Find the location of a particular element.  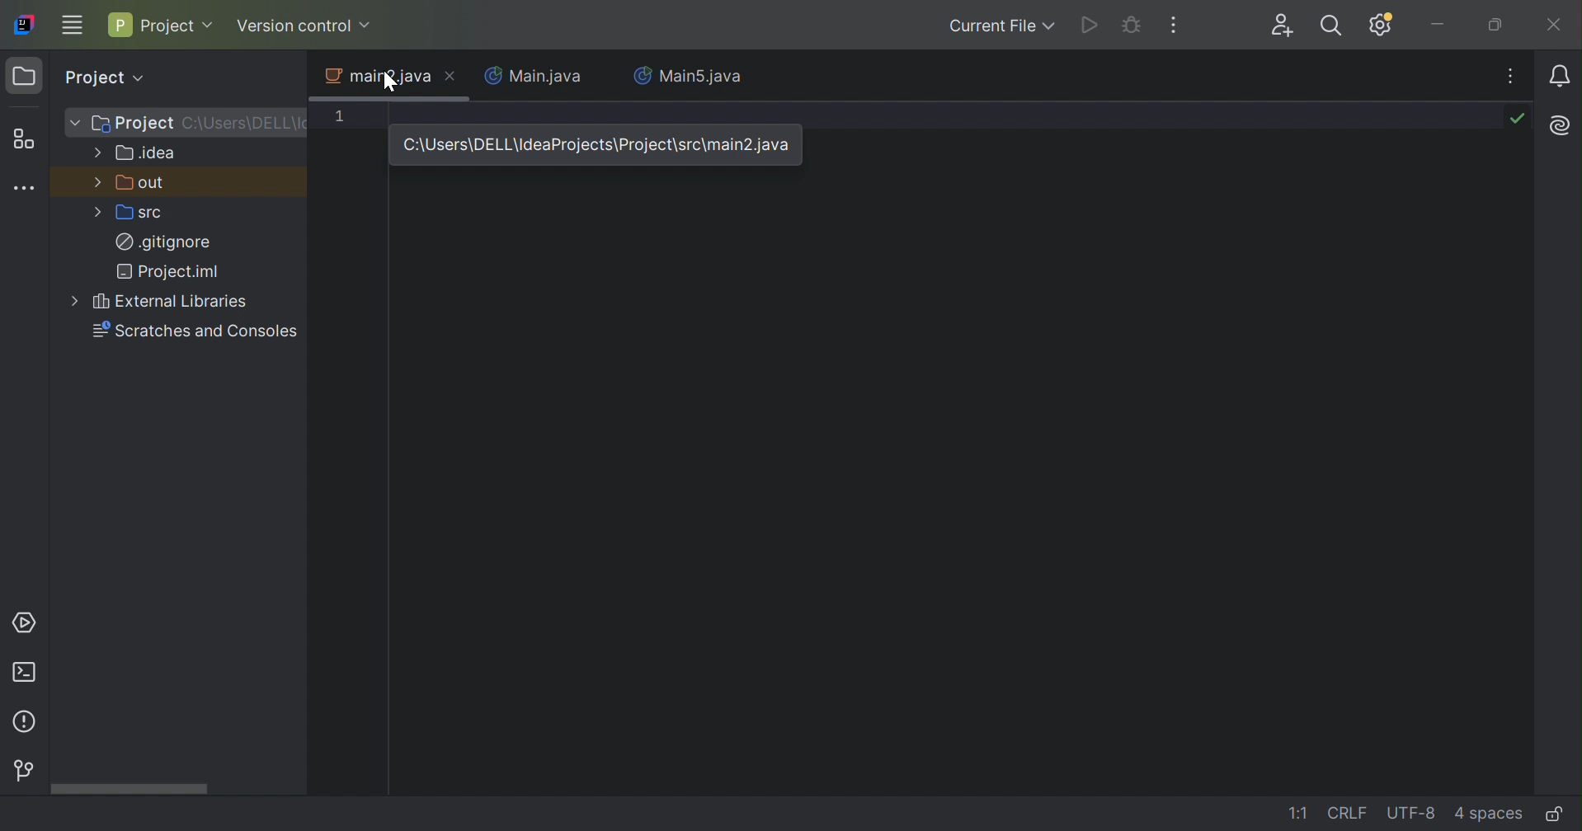

Make file read-only is located at coordinates (1560, 815).